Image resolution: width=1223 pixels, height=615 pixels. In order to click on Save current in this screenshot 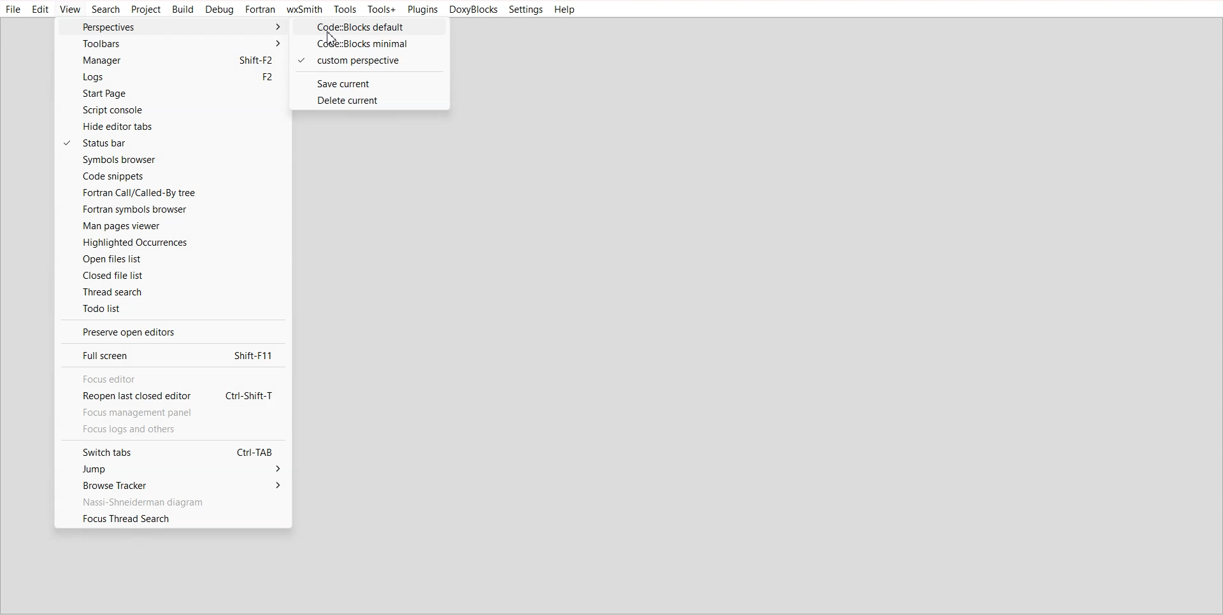, I will do `click(368, 83)`.